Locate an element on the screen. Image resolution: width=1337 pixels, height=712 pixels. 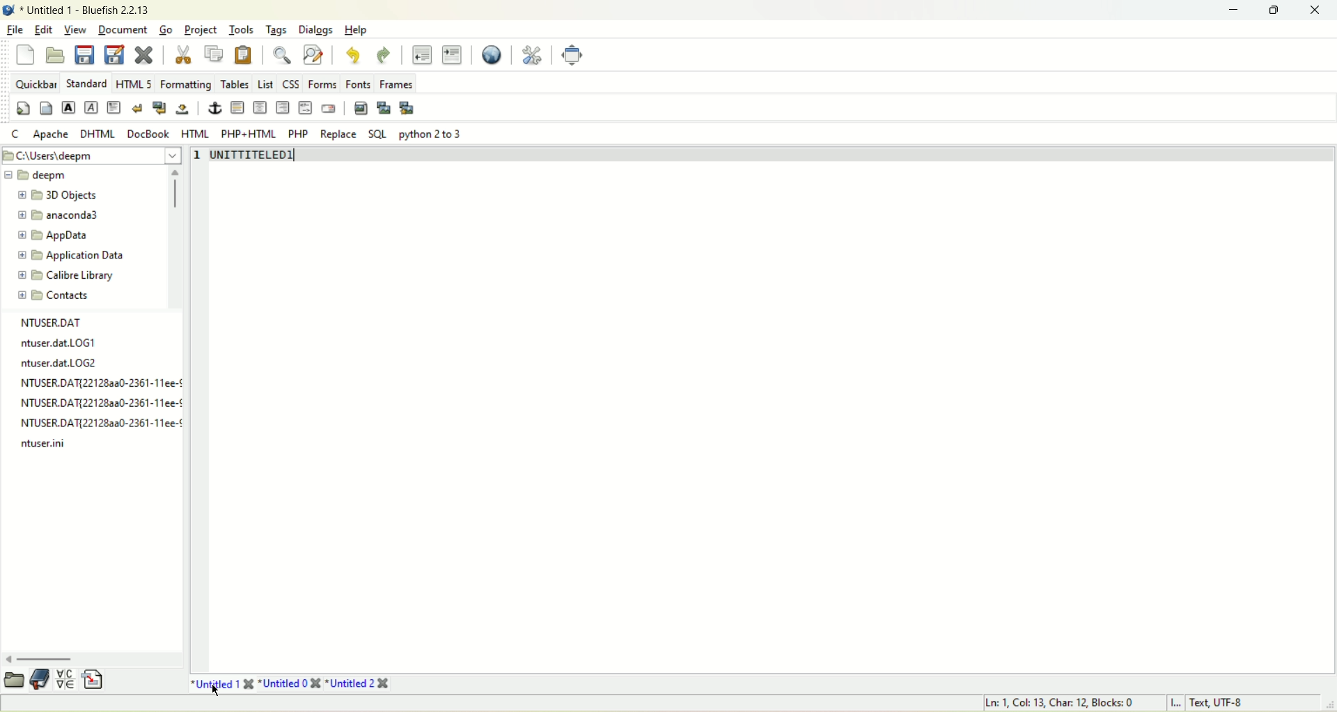
Strong is located at coordinates (68, 106).